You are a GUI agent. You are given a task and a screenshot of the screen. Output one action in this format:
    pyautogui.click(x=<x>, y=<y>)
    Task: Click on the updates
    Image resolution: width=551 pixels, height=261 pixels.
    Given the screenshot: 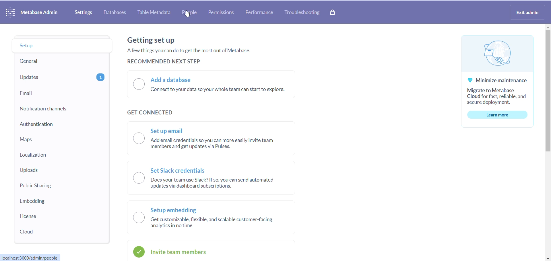 What is the action you would take?
    pyautogui.click(x=61, y=77)
    